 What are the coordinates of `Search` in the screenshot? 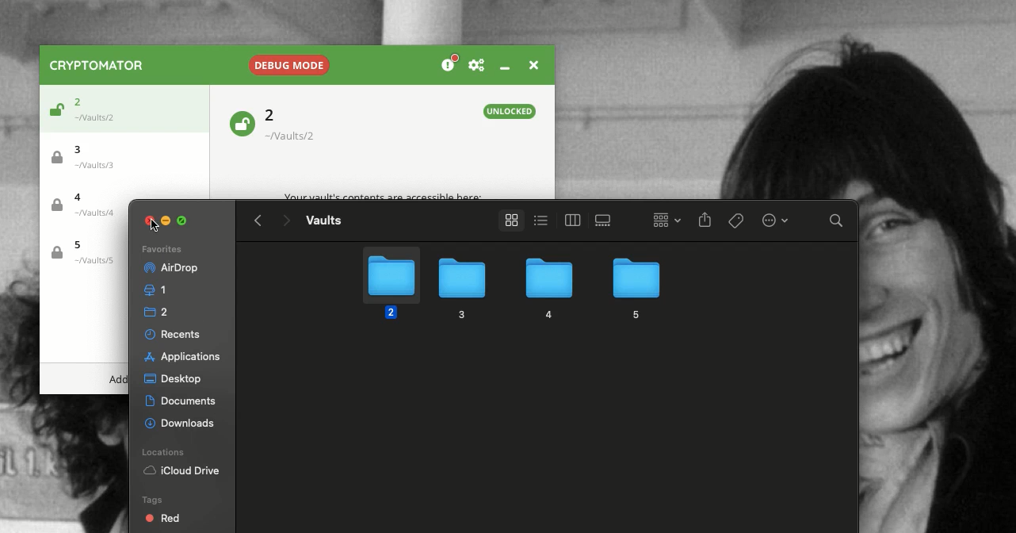 It's located at (837, 223).